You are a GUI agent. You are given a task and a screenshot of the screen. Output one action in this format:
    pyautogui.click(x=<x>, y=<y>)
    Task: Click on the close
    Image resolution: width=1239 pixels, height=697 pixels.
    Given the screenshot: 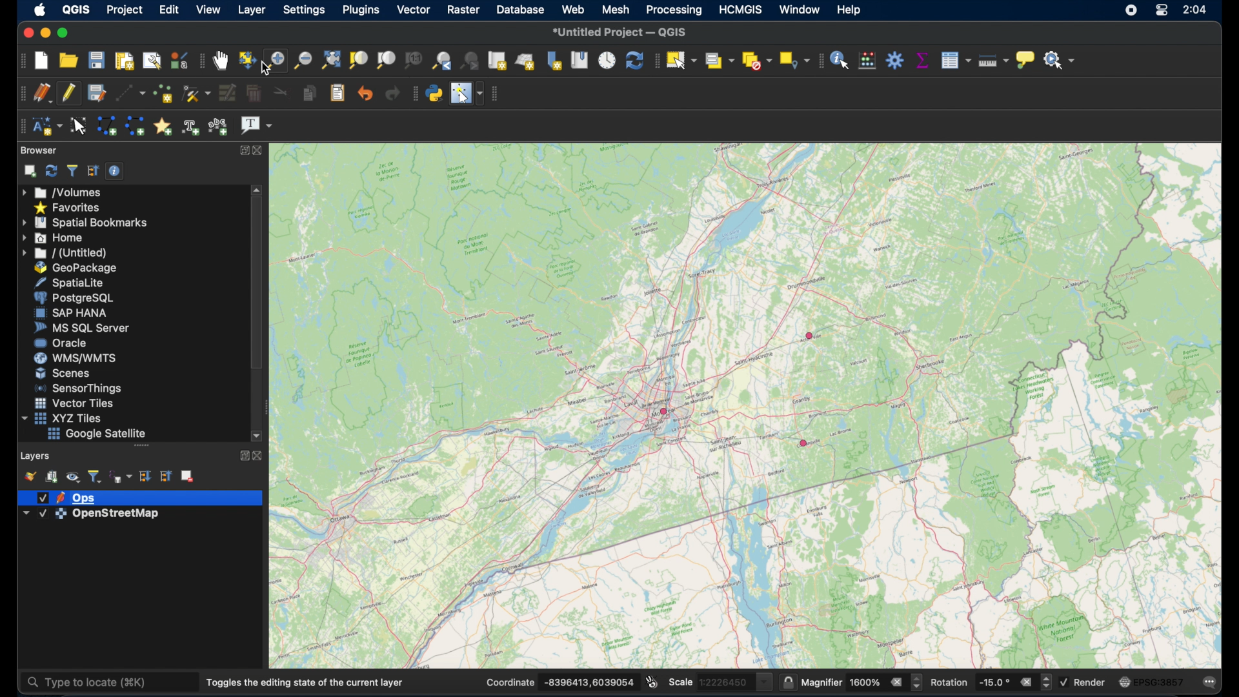 What is the action you would take?
    pyautogui.click(x=26, y=33)
    